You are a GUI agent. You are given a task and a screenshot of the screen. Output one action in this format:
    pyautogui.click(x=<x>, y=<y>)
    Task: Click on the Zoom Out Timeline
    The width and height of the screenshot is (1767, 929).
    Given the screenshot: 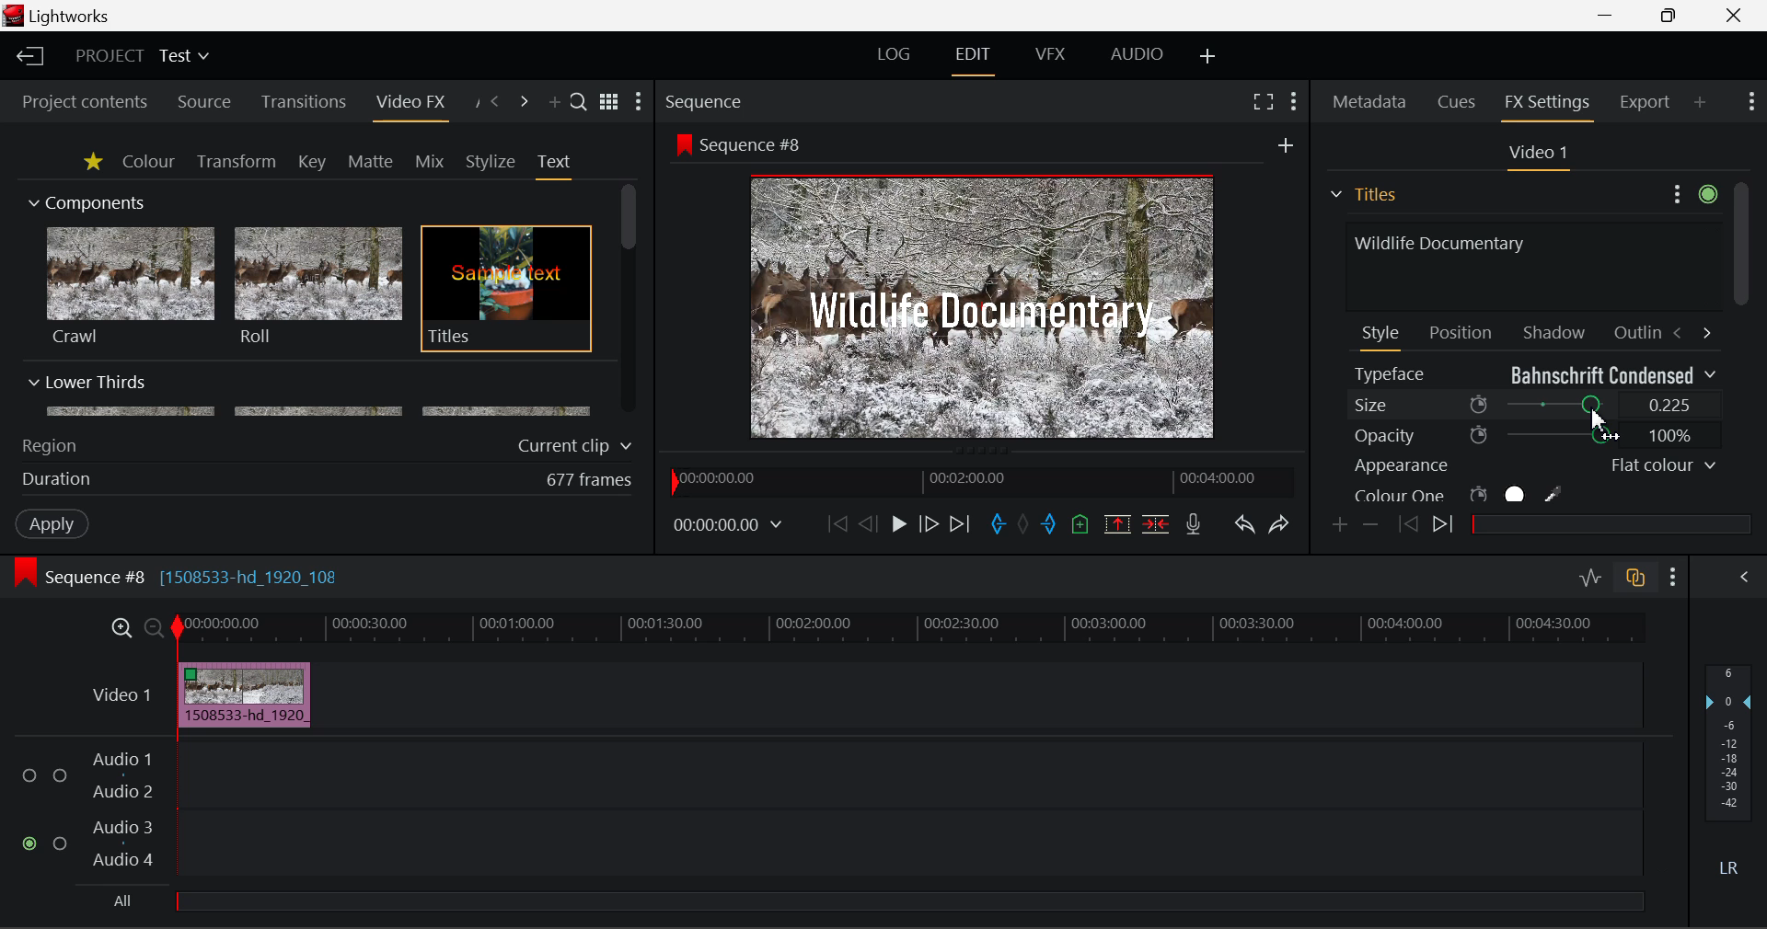 What is the action you would take?
    pyautogui.click(x=155, y=630)
    